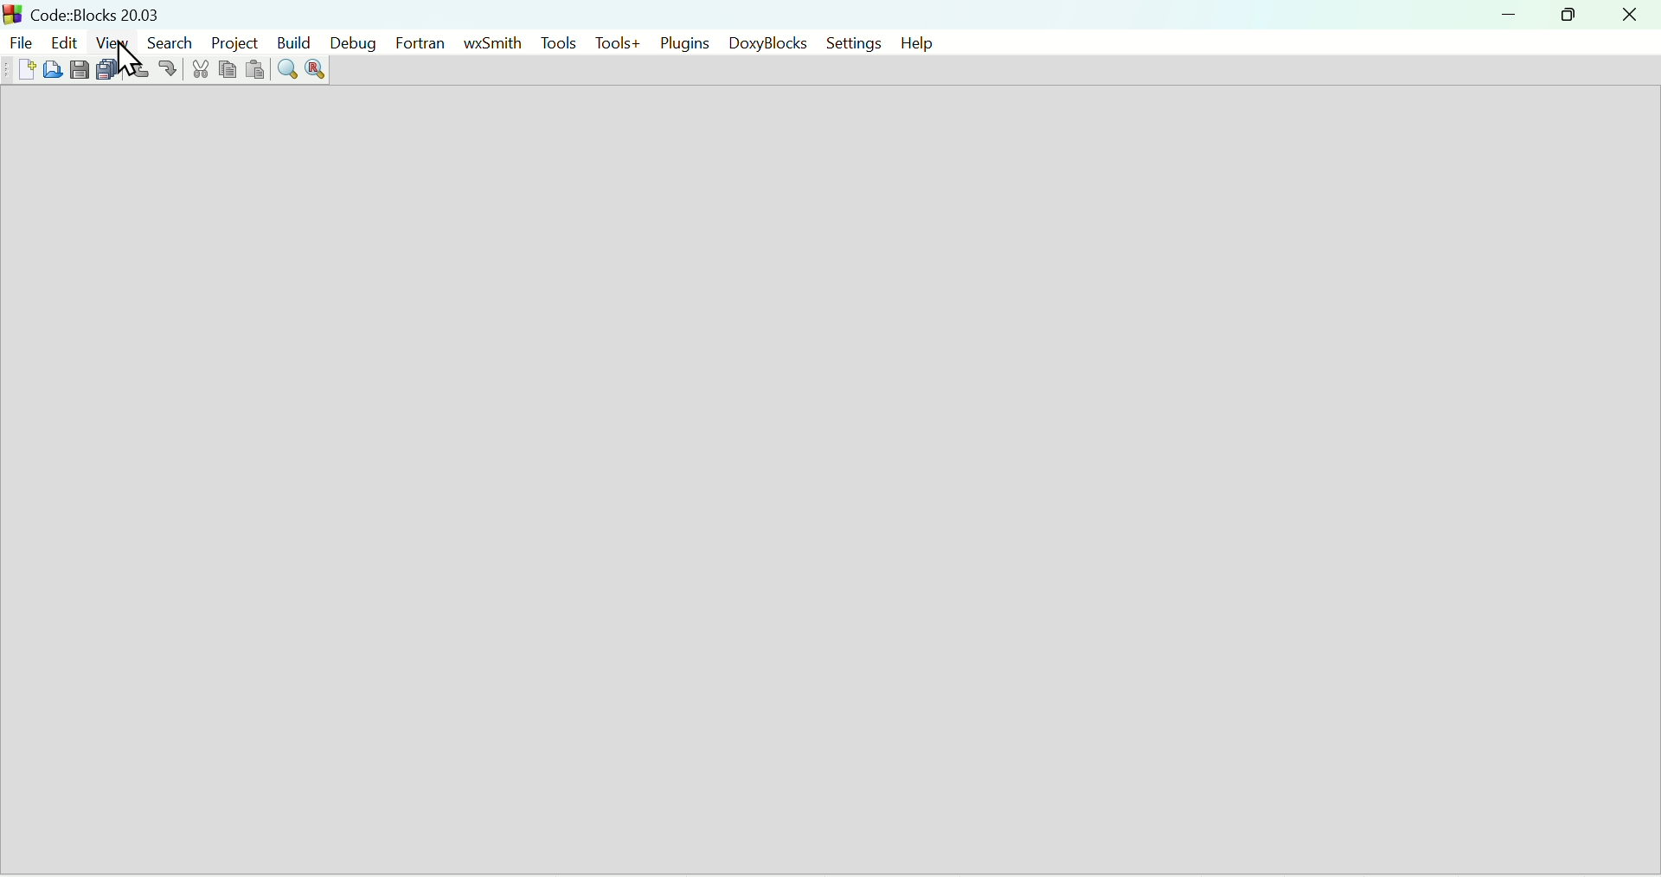  I want to click on View, so click(113, 42).